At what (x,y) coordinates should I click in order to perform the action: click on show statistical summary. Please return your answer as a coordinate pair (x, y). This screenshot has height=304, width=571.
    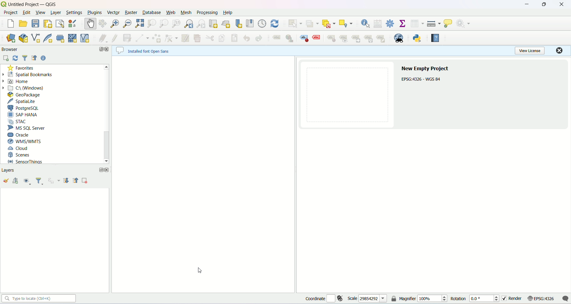
    Looking at the image, I should click on (402, 24).